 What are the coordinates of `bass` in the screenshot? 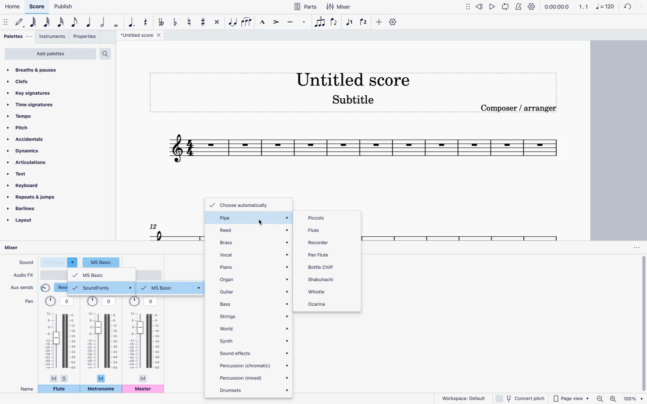 It's located at (253, 303).